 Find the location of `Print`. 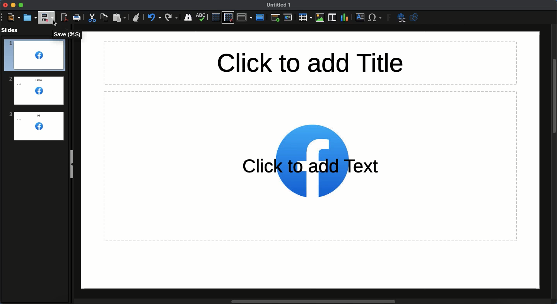

Print is located at coordinates (77, 18).